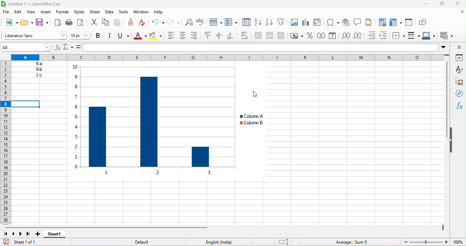  I want to click on window, so click(140, 12).